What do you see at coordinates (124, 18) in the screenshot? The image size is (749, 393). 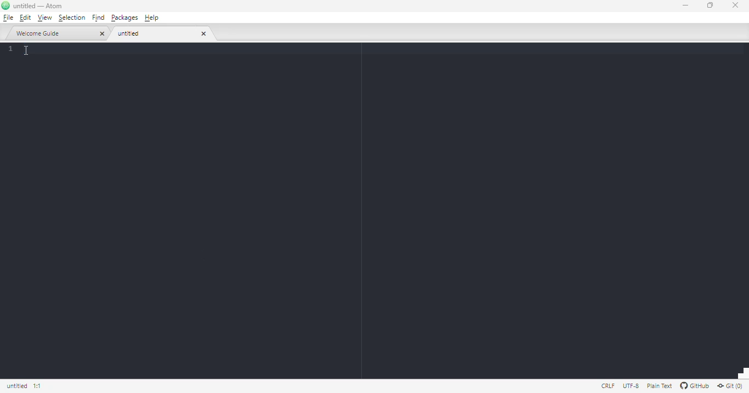 I see `packages` at bounding box center [124, 18].